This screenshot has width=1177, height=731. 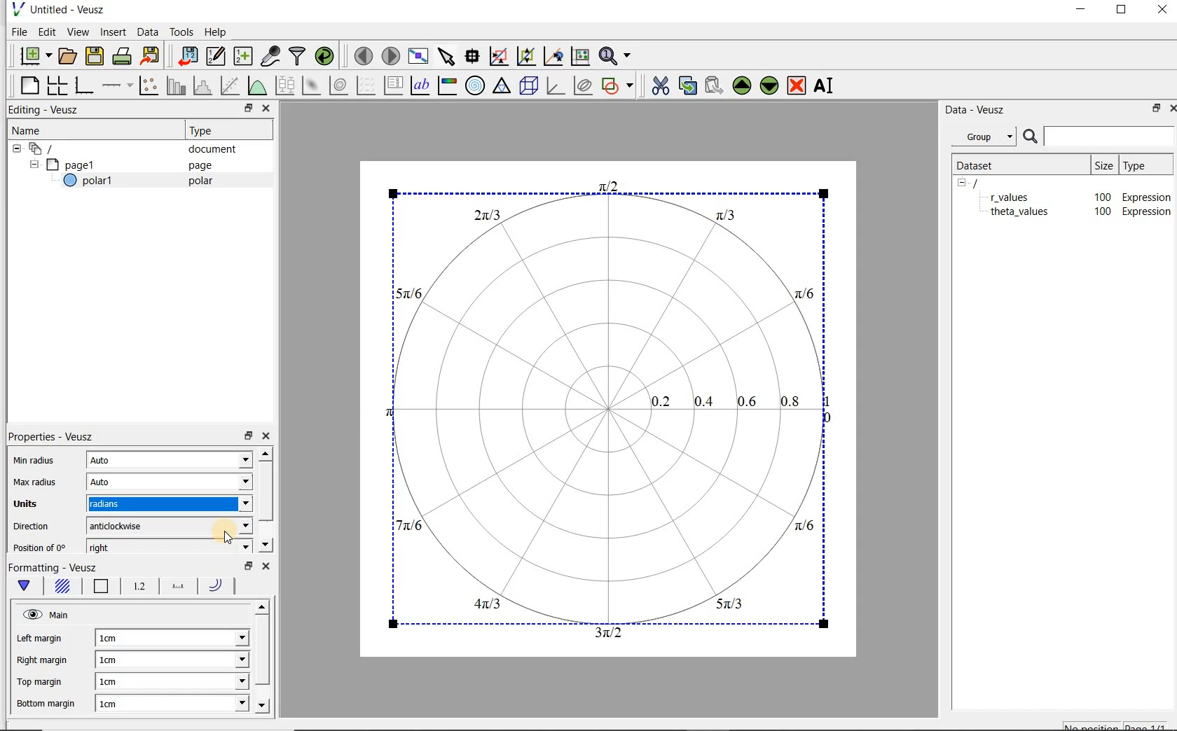 What do you see at coordinates (394, 85) in the screenshot?
I see `plot key` at bounding box center [394, 85].